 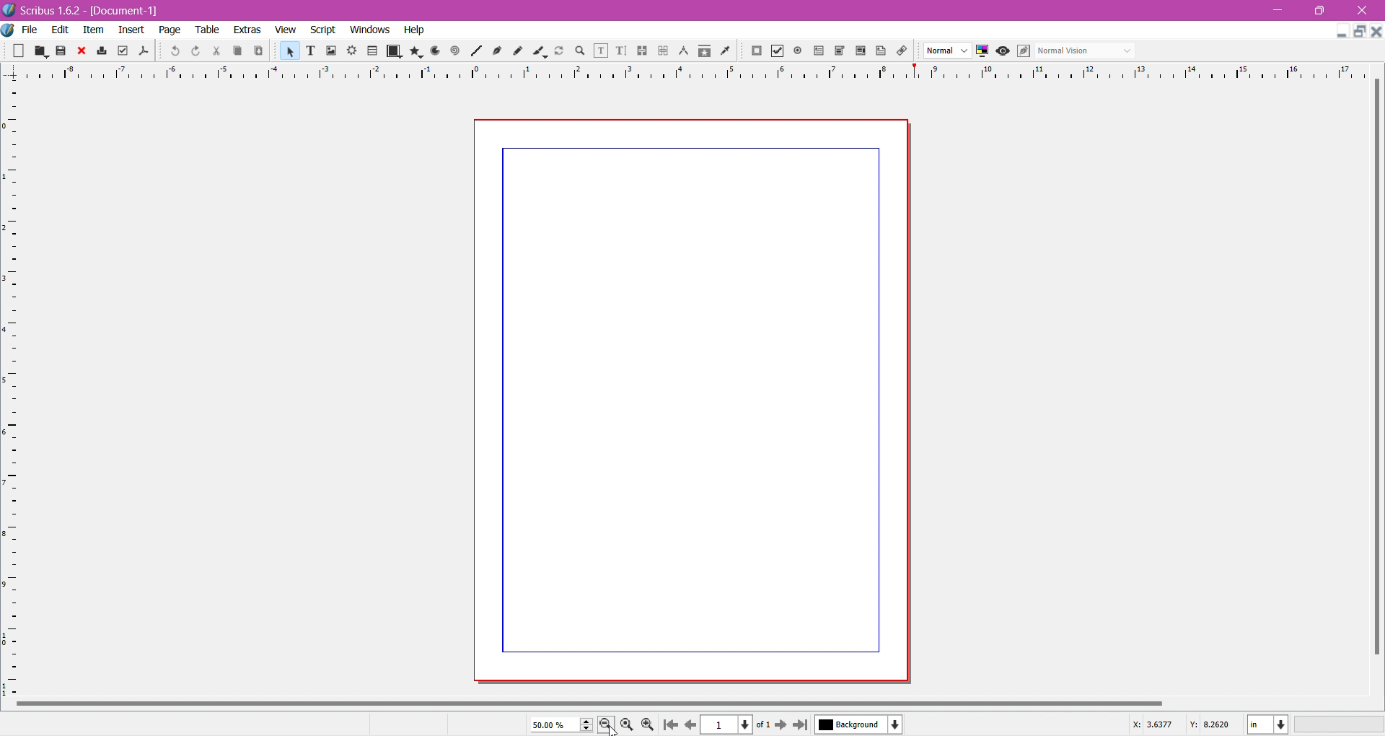 What do you see at coordinates (628, 725) in the screenshot?
I see `Zoom to 100%` at bounding box center [628, 725].